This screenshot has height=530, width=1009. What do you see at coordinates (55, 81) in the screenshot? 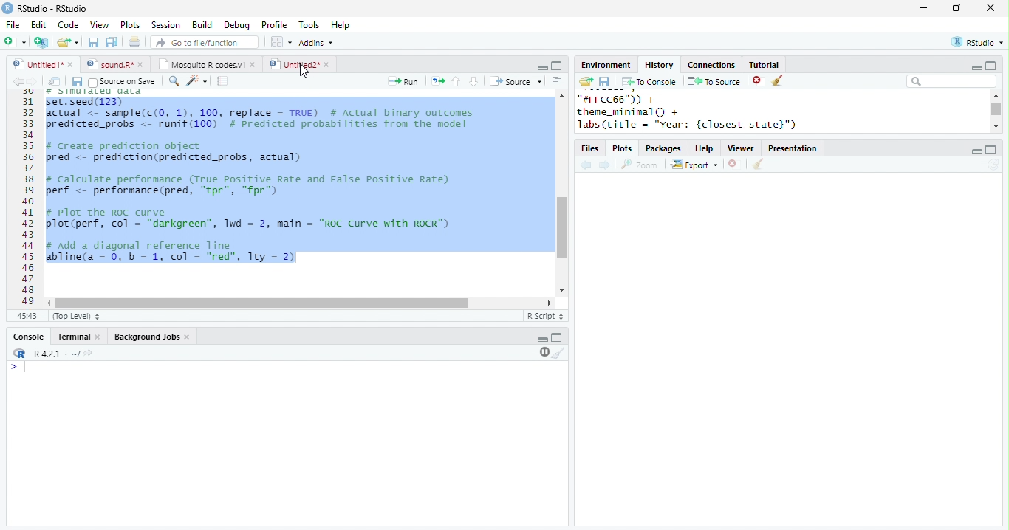
I see `show in new window` at bounding box center [55, 81].